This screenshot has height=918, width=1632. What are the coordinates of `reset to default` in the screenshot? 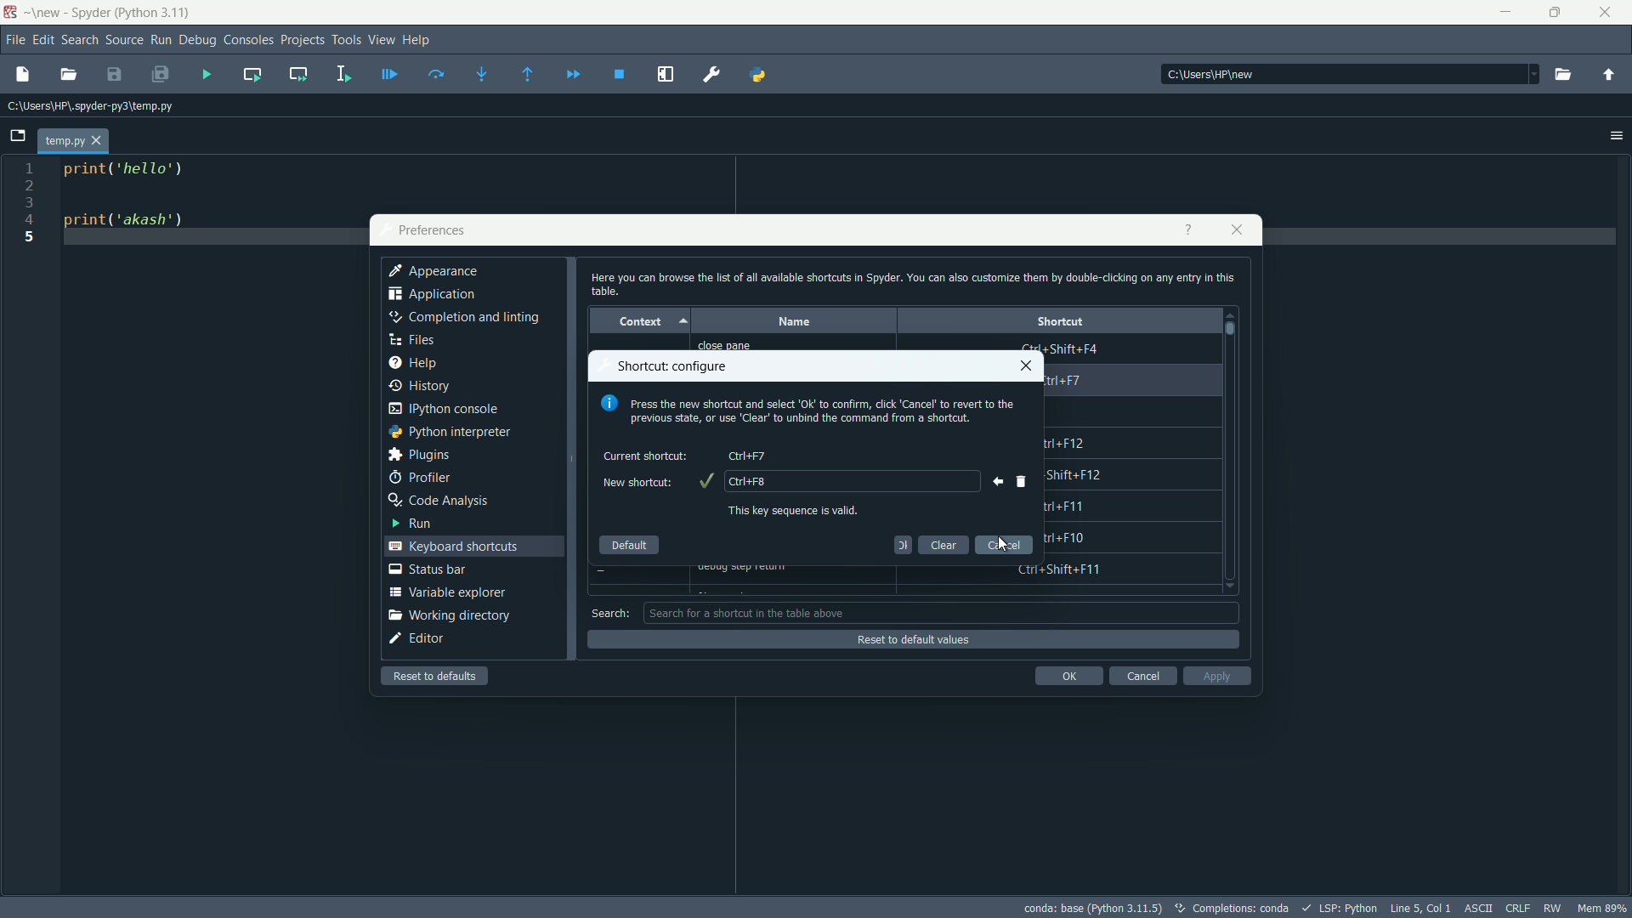 It's located at (437, 676).